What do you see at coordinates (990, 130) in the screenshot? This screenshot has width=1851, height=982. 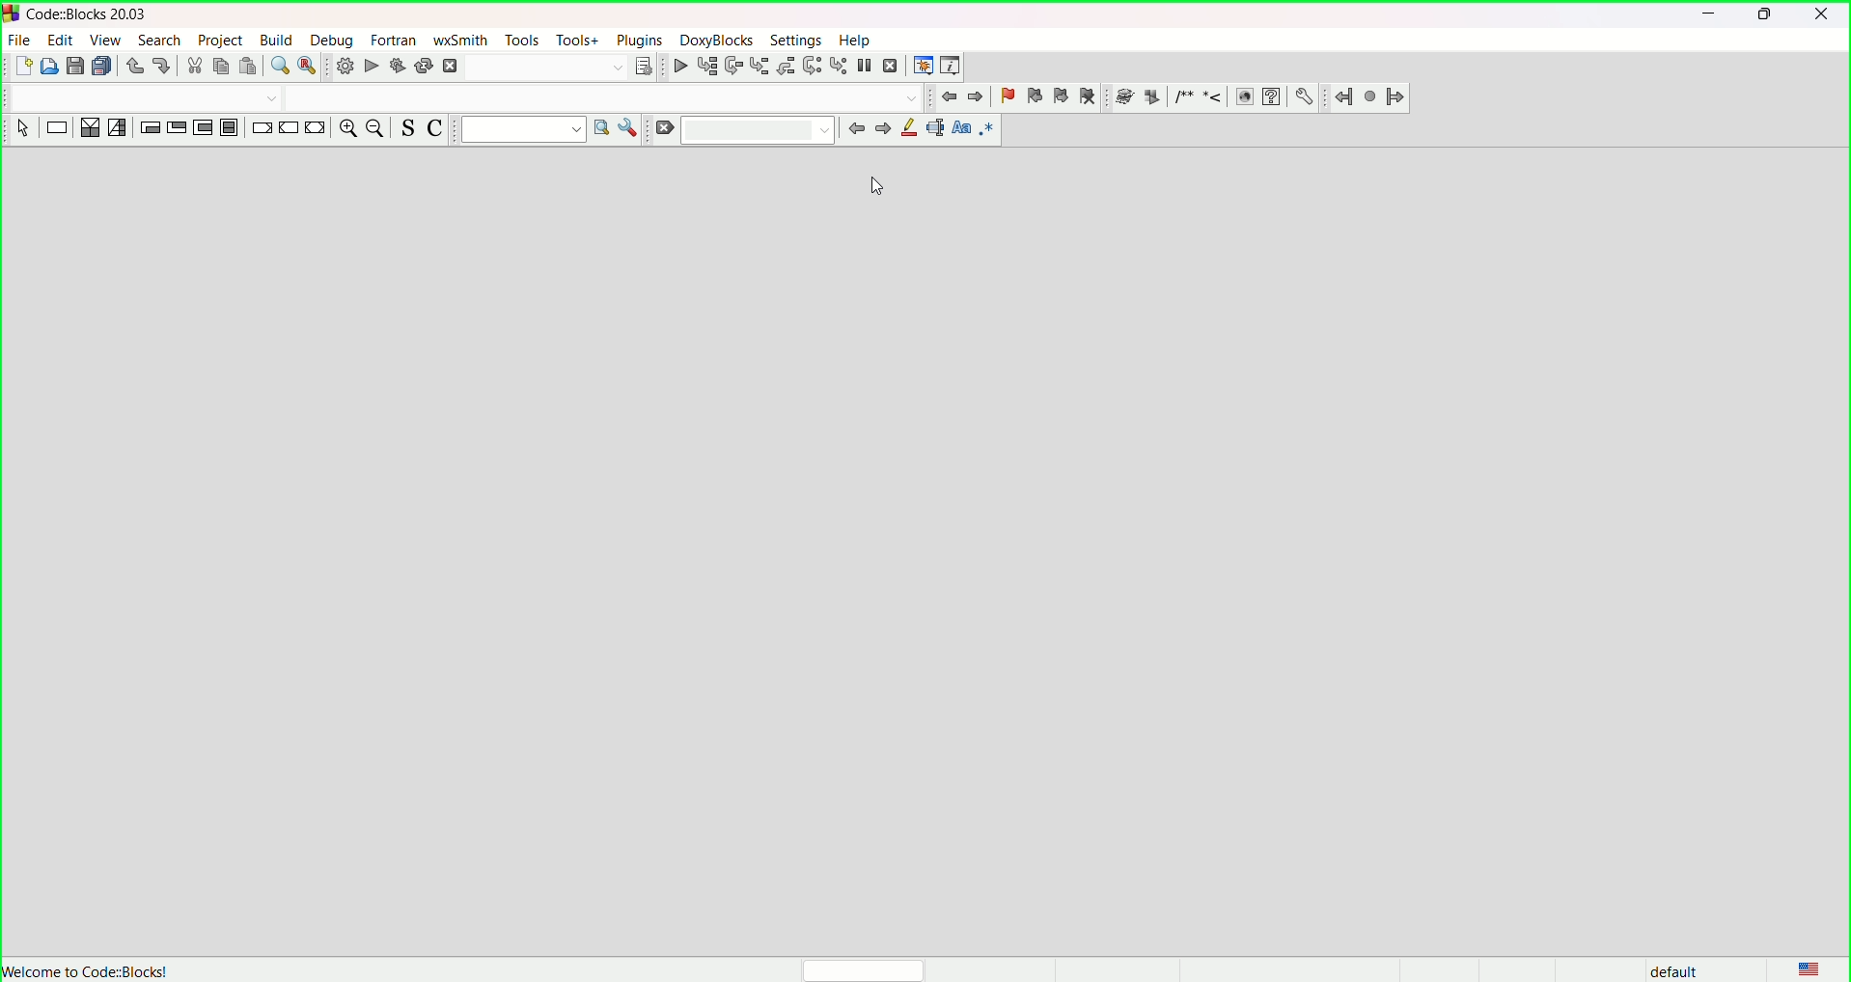 I see `use regex` at bounding box center [990, 130].